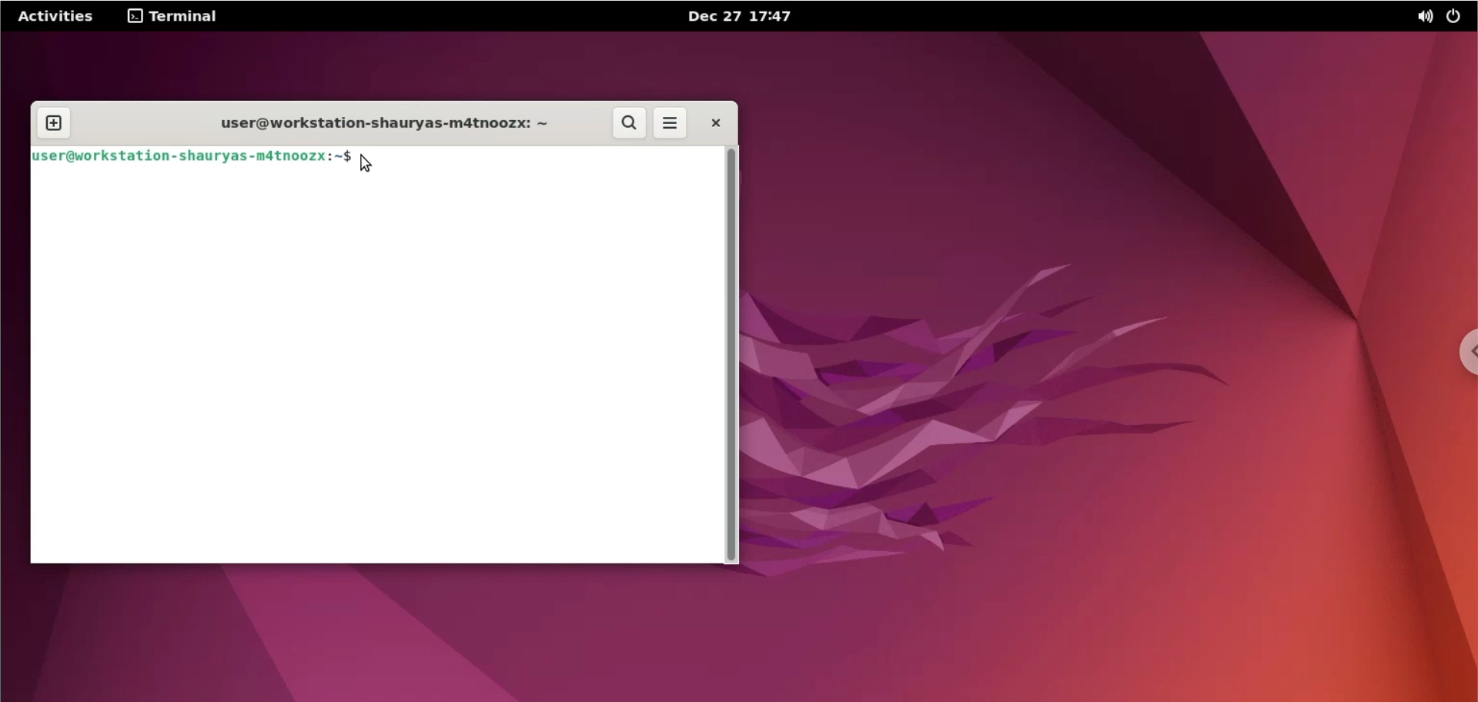  I want to click on close, so click(715, 123).